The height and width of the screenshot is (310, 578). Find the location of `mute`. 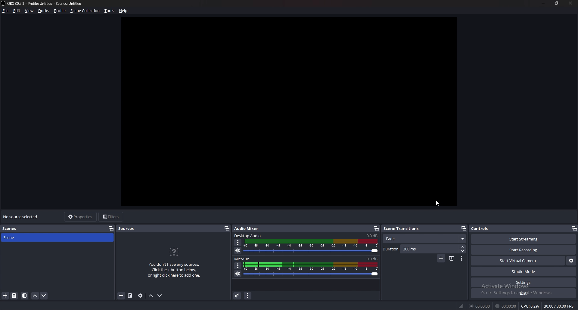

mute is located at coordinates (238, 250).